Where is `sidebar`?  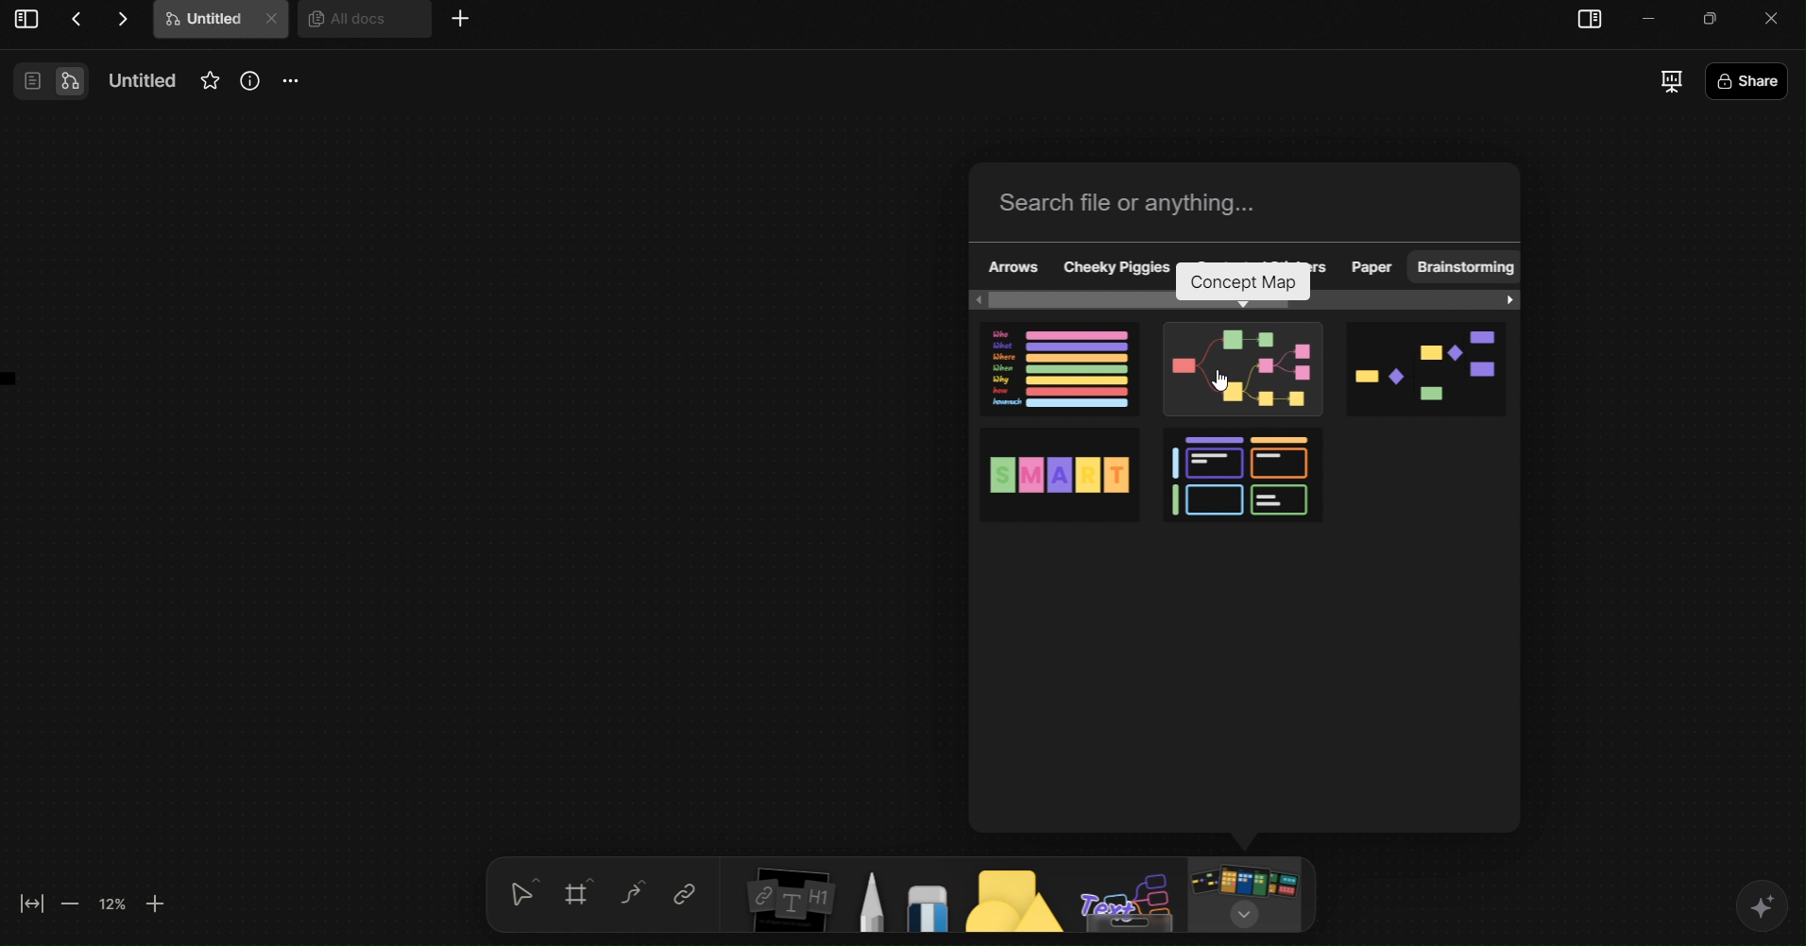
sidebar is located at coordinates (1593, 21).